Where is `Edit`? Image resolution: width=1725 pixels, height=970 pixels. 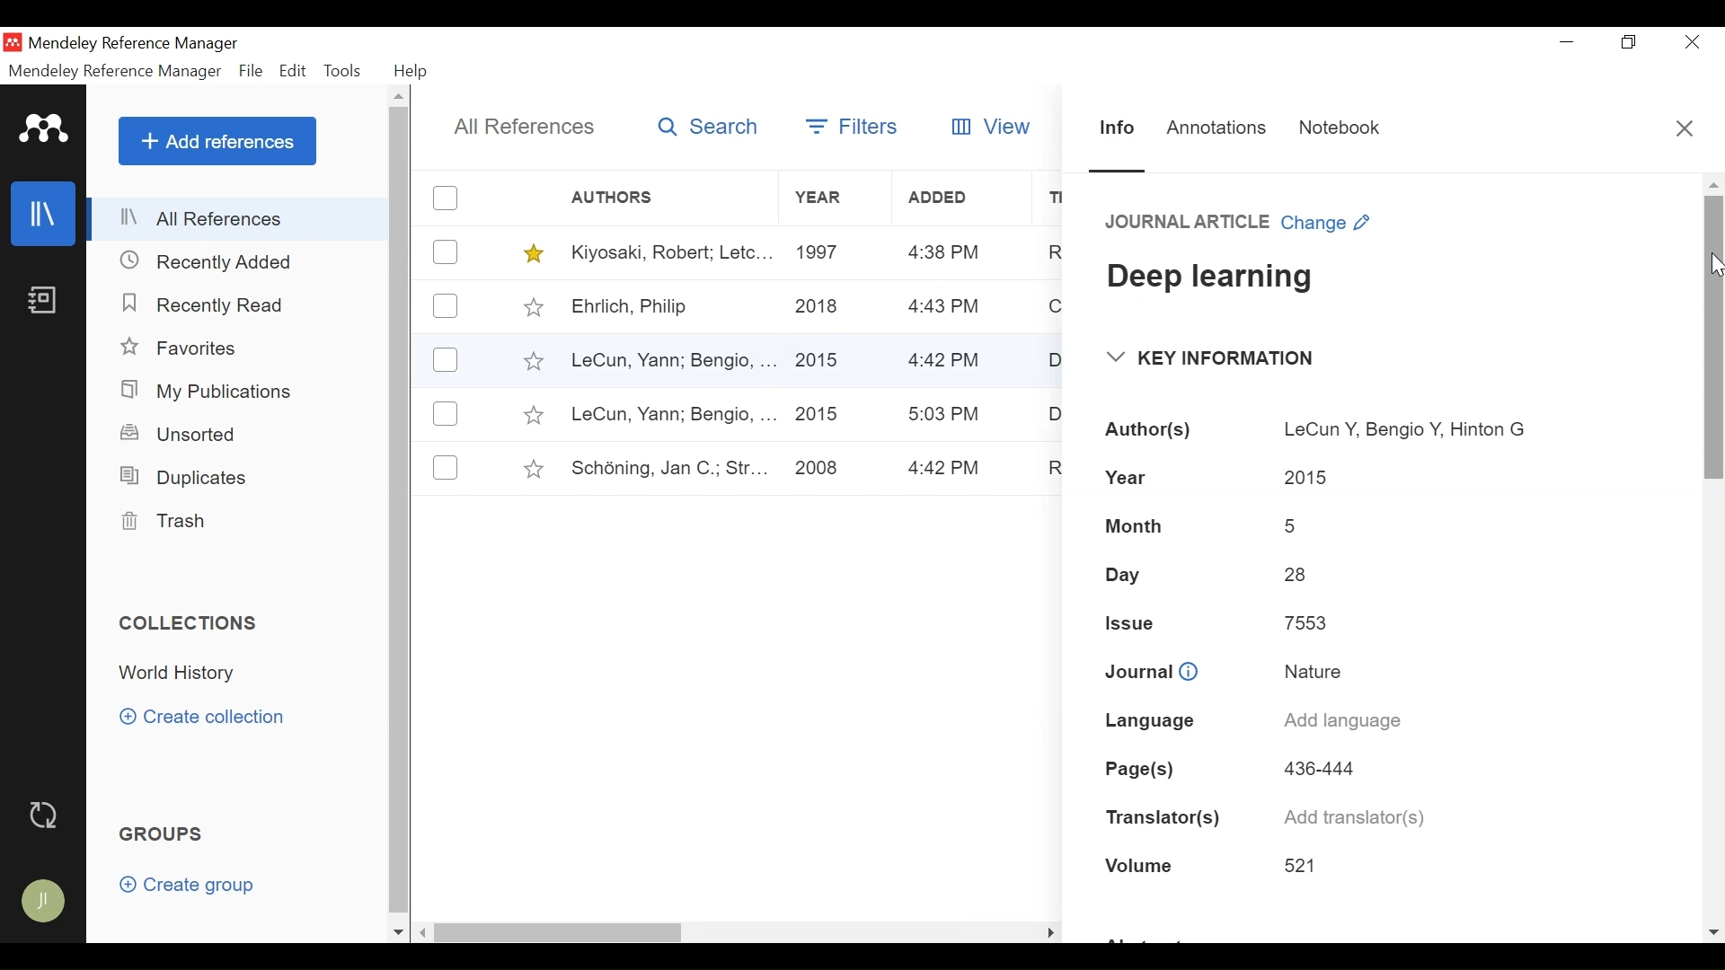
Edit is located at coordinates (294, 71).